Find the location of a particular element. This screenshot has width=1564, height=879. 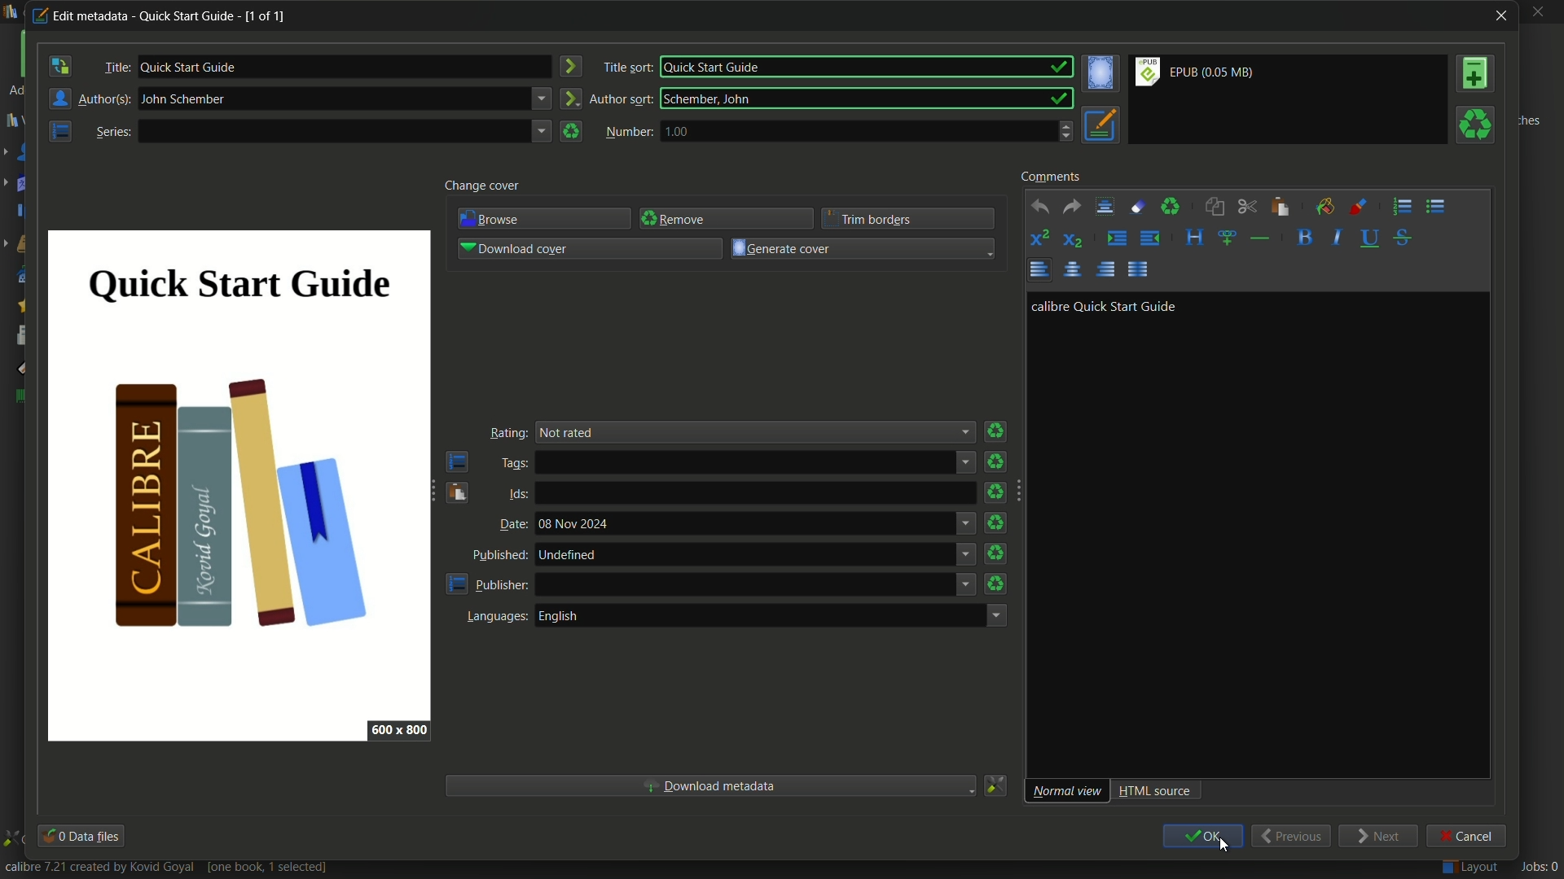

underline is located at coordinates (1373, 238).